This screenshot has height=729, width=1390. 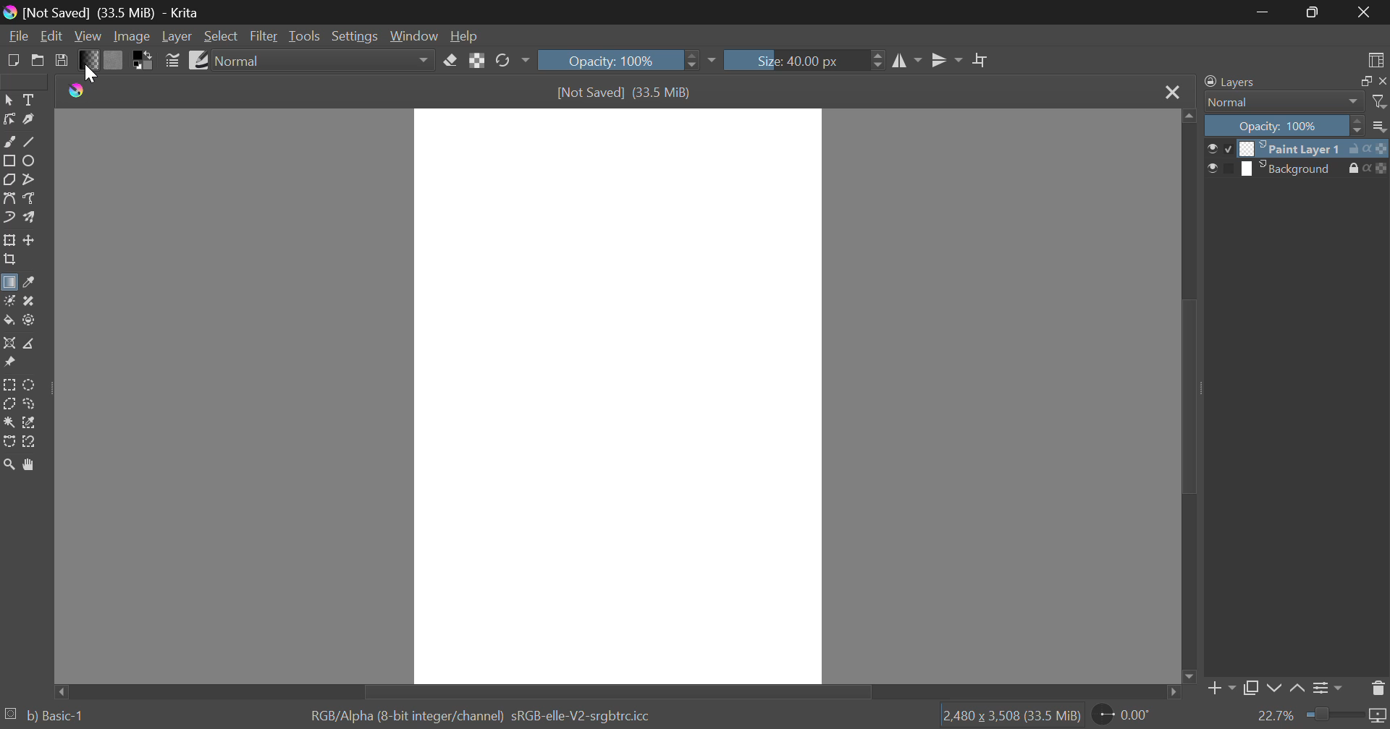 I want to click on Zoom, so click(x=9, y=464).